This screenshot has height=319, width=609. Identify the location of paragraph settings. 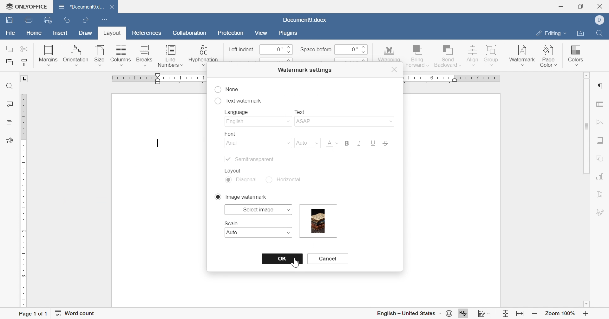
(599, 86).